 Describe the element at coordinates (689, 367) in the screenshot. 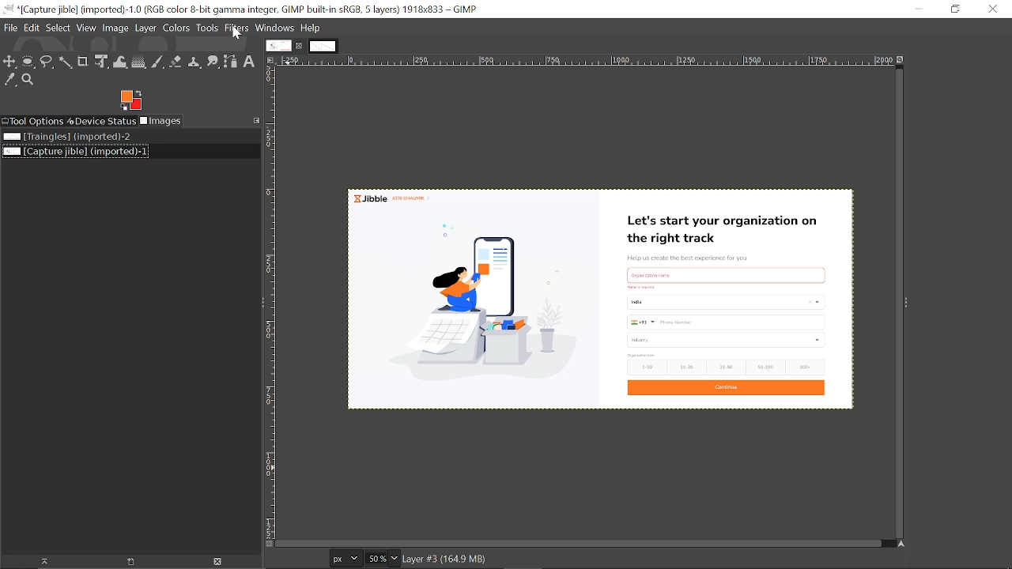

I see `11-20` at that location.